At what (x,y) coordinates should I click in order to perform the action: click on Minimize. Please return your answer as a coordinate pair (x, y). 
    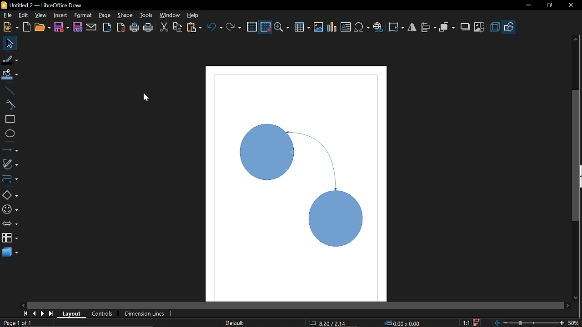
    Looking at the image, I should click on (526, 7).